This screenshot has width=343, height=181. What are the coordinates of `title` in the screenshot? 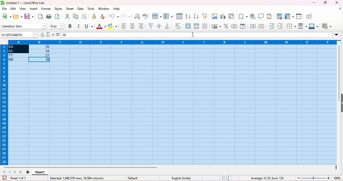 It's located at (23, 3).